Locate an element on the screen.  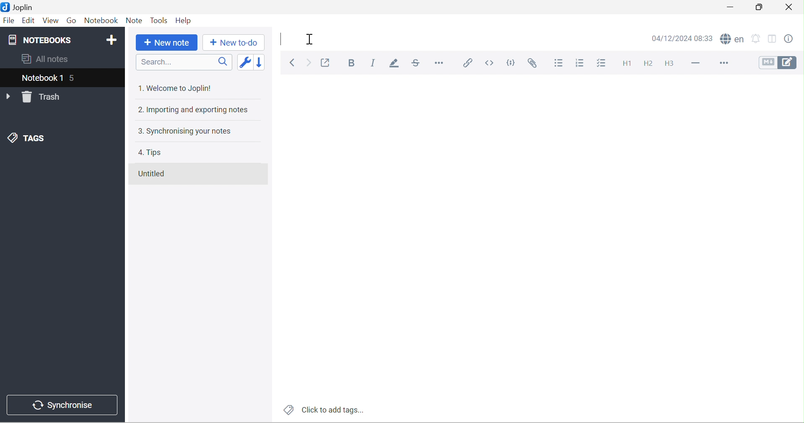
Inline code is located at coordinates (489, 63).